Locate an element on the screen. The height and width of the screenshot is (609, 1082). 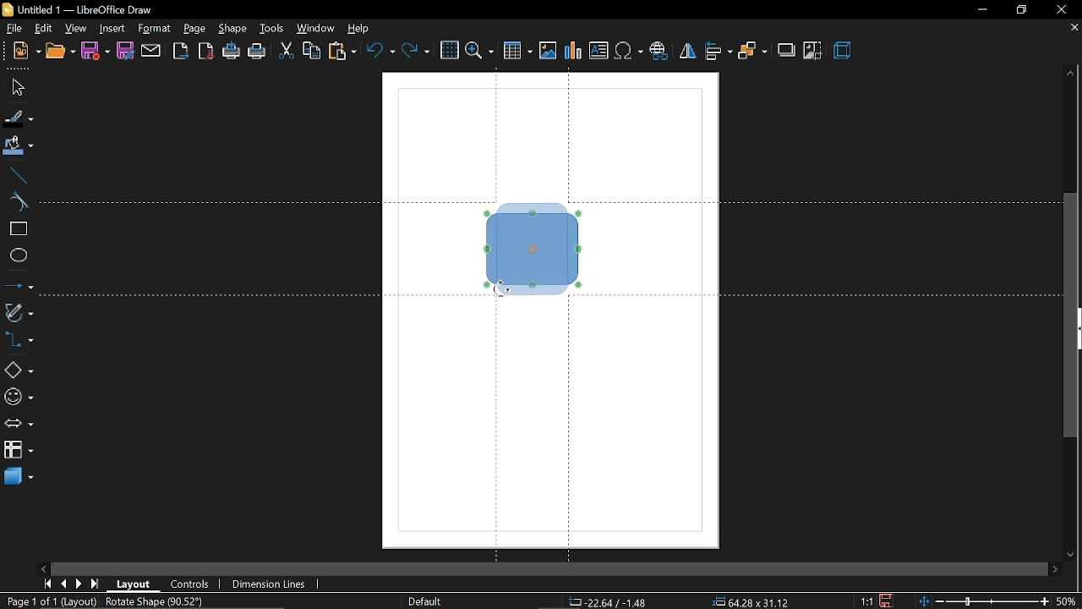
controls is located at coordinates (192, 583).